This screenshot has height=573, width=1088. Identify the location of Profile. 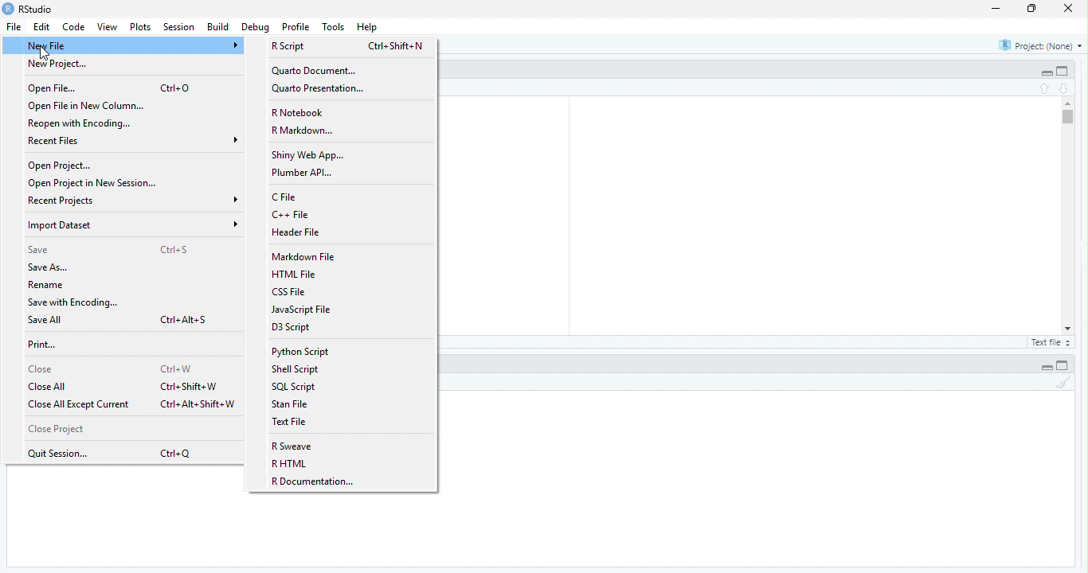
(297, 26).